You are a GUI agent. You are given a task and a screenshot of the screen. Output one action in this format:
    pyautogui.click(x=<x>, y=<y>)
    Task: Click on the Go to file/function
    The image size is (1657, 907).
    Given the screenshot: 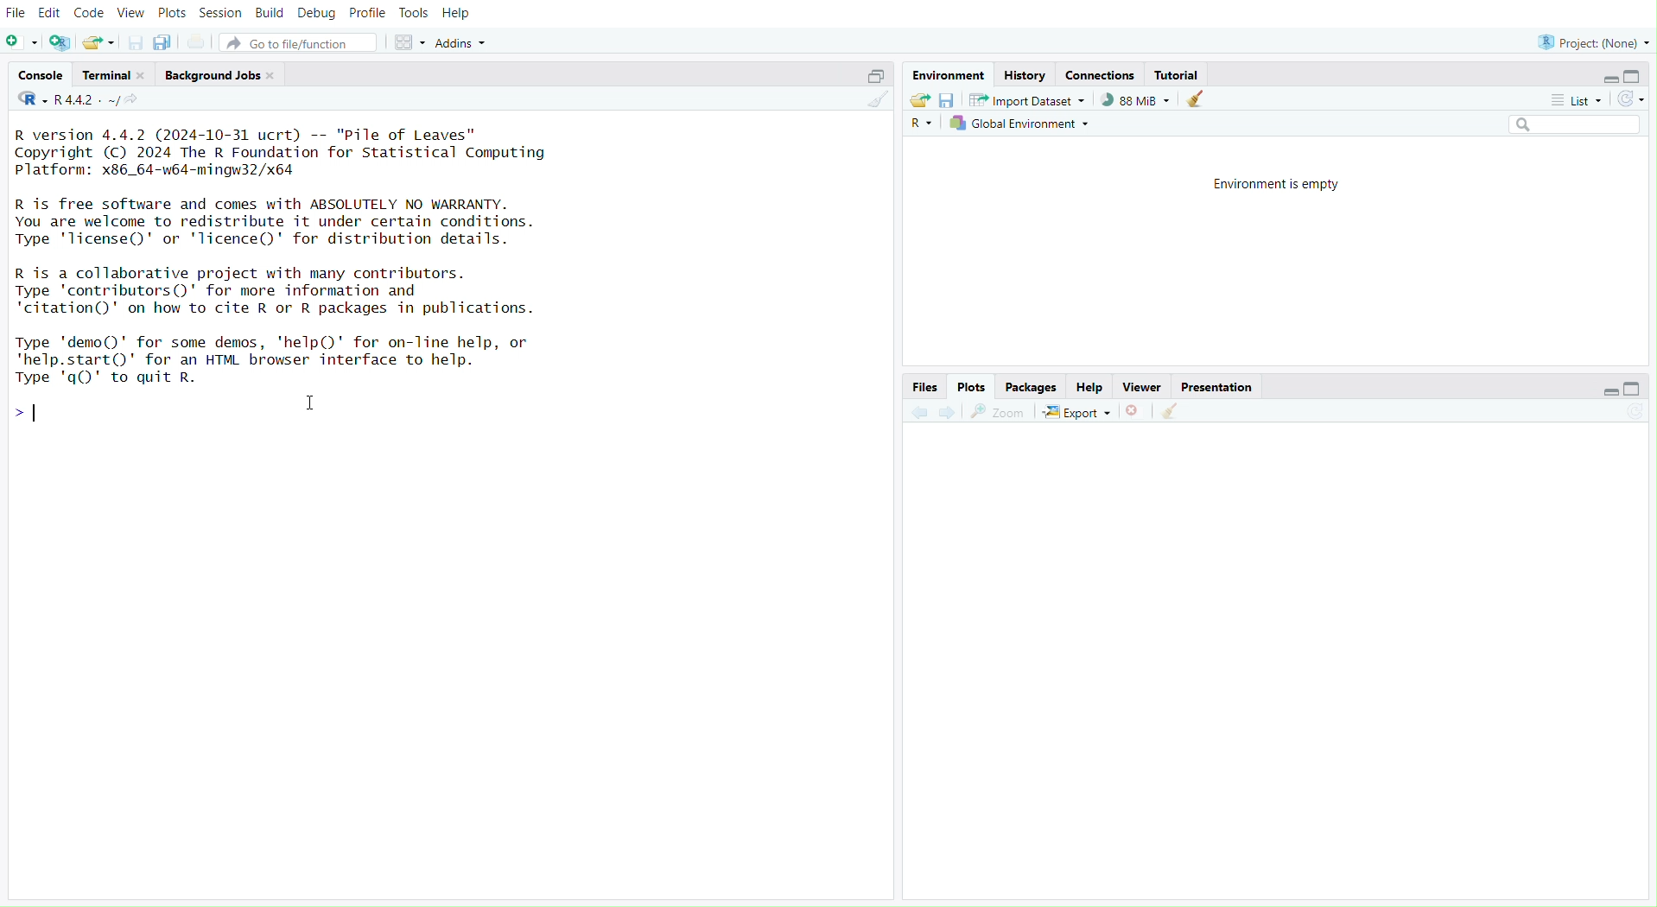 What is the action you would take?
    pyautogui.click(x=298, y=42)
    